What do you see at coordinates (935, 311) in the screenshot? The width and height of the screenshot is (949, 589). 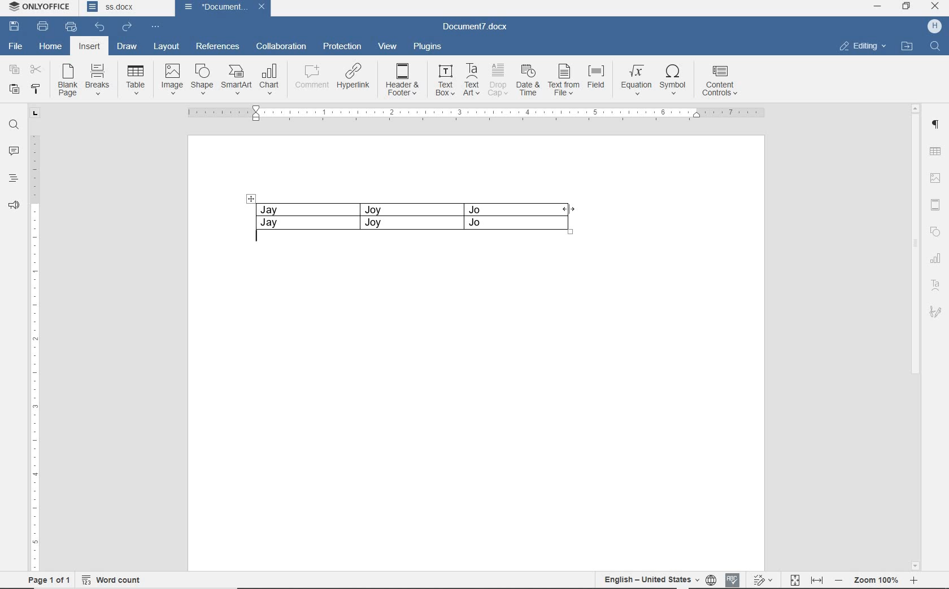 I see `SIGNATURE` at bounding box center [935, 311].